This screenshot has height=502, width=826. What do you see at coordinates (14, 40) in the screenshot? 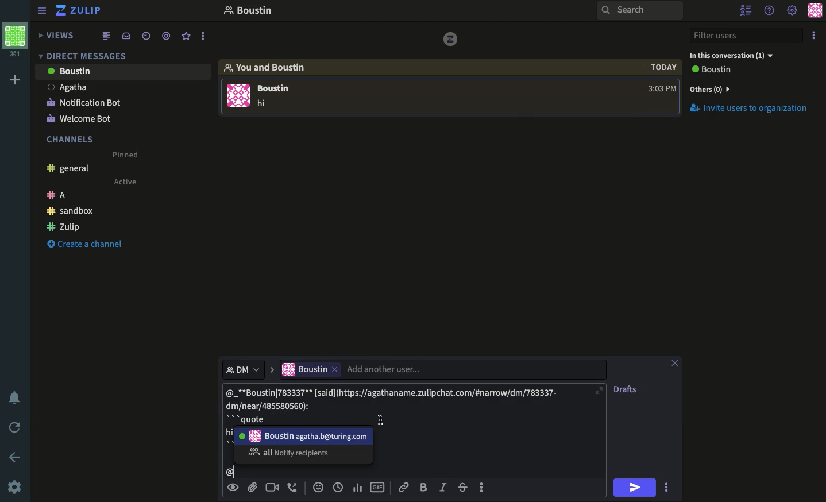
I see `Workspace profile` at bounding box center [14, 40].